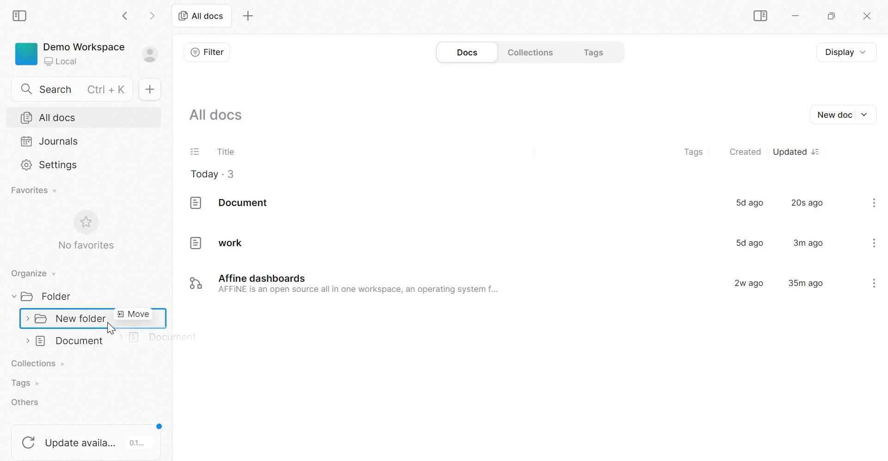  I want to click on Maximize, so click(834, 16).